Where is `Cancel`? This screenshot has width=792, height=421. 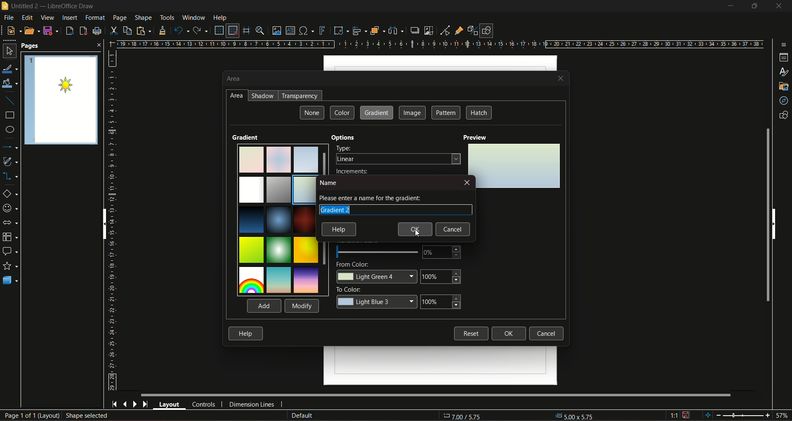
Cancel is located at coordinates (452, 229).